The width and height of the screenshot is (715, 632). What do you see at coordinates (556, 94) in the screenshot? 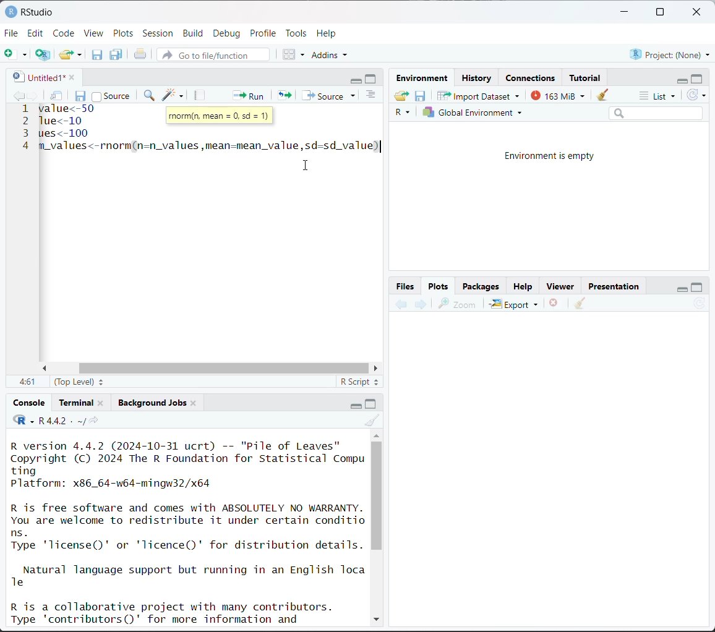
I see ` 163 MiB` at bounding box center [556, 94].